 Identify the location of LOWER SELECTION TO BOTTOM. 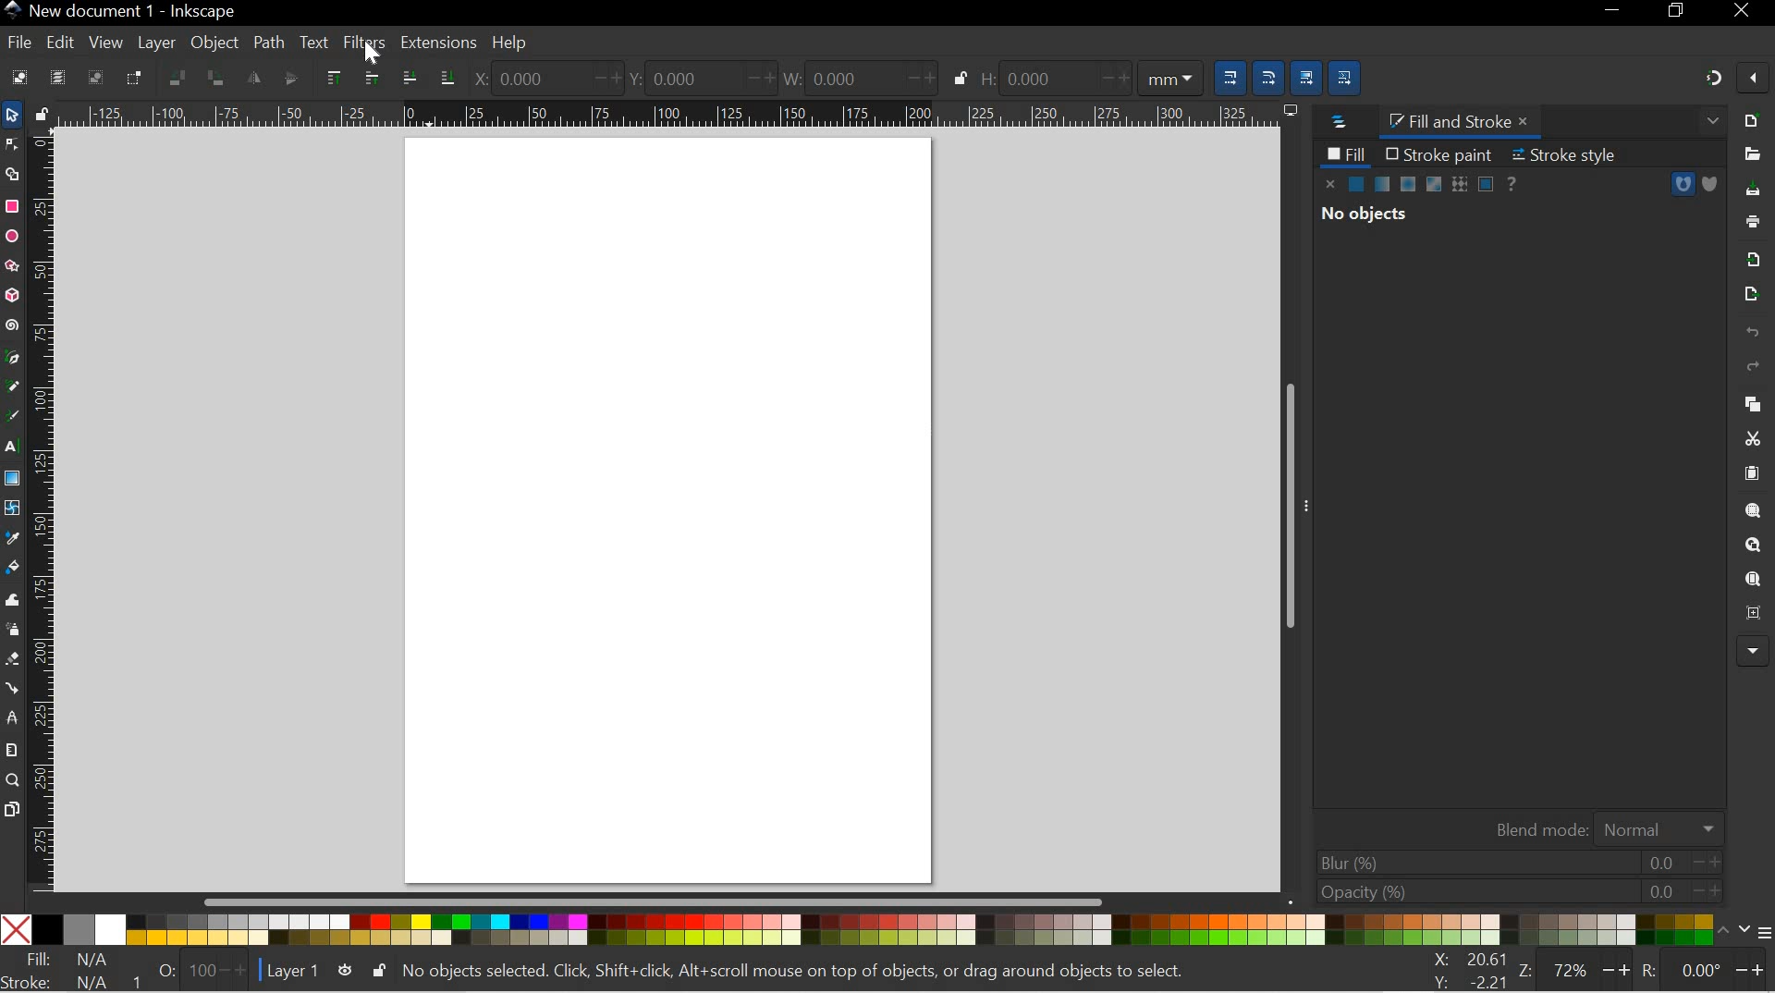
(444, 77).